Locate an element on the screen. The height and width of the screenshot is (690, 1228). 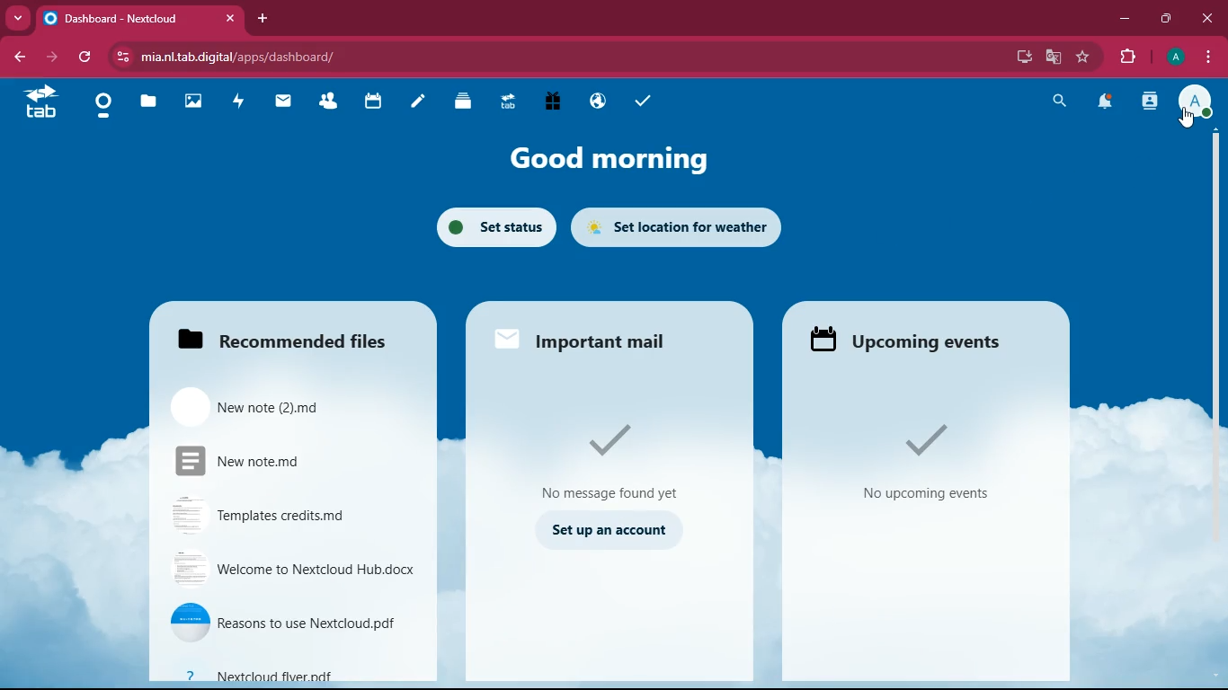
google translate is located at coordinates (1053, 55).